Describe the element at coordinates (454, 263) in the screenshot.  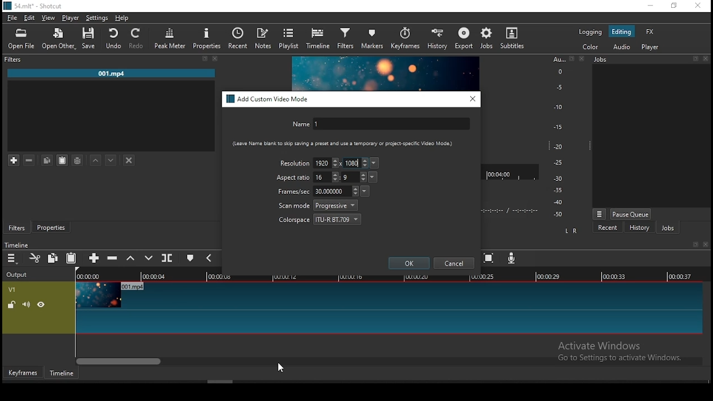
I see `cancel` at that location.